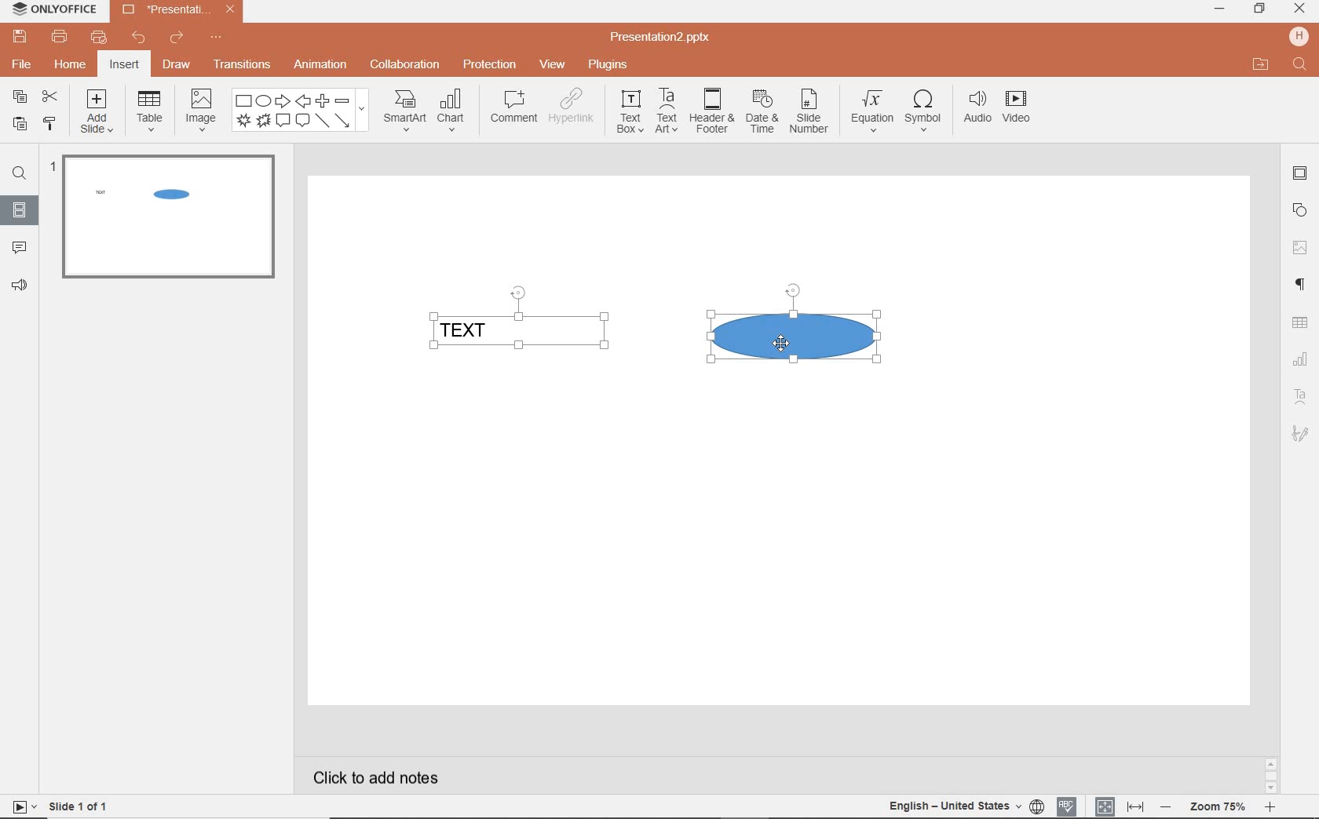 The height and width of the screenshot is (819, 1319). What do you see at coordinates (514, 107) in the screenshot?
I see `comment` at bounding box center [514, 107].